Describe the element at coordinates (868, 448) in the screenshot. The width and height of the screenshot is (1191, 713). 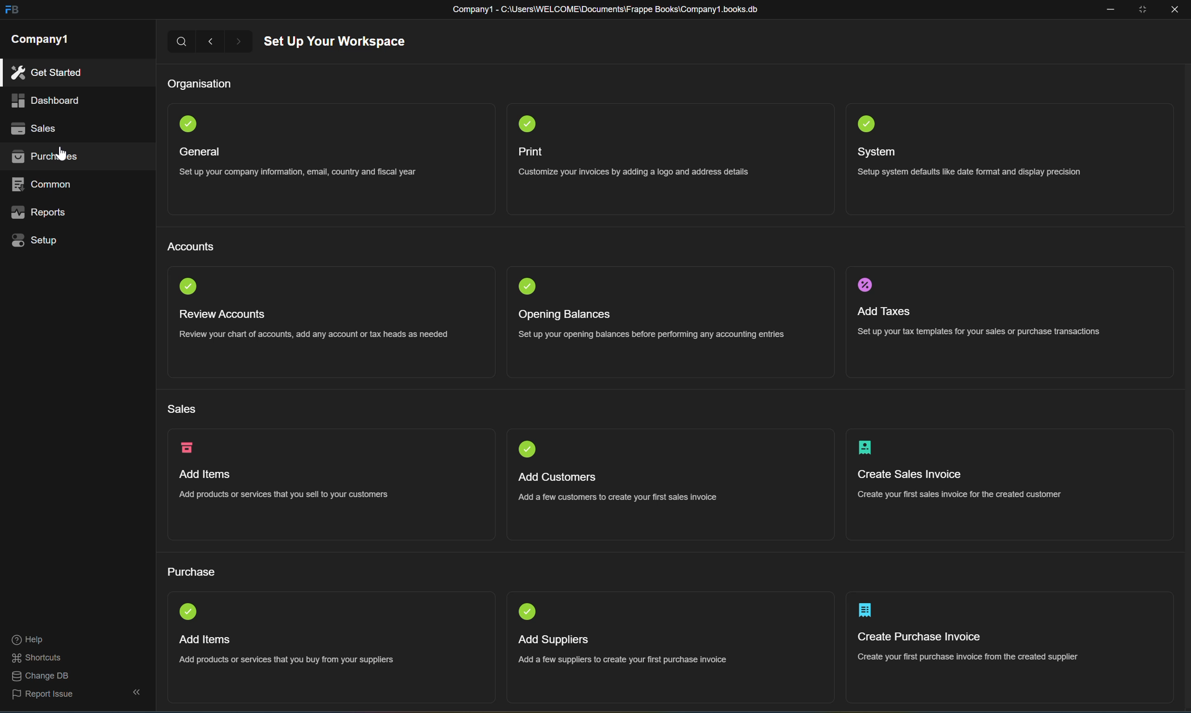
I see `logo` at that location.